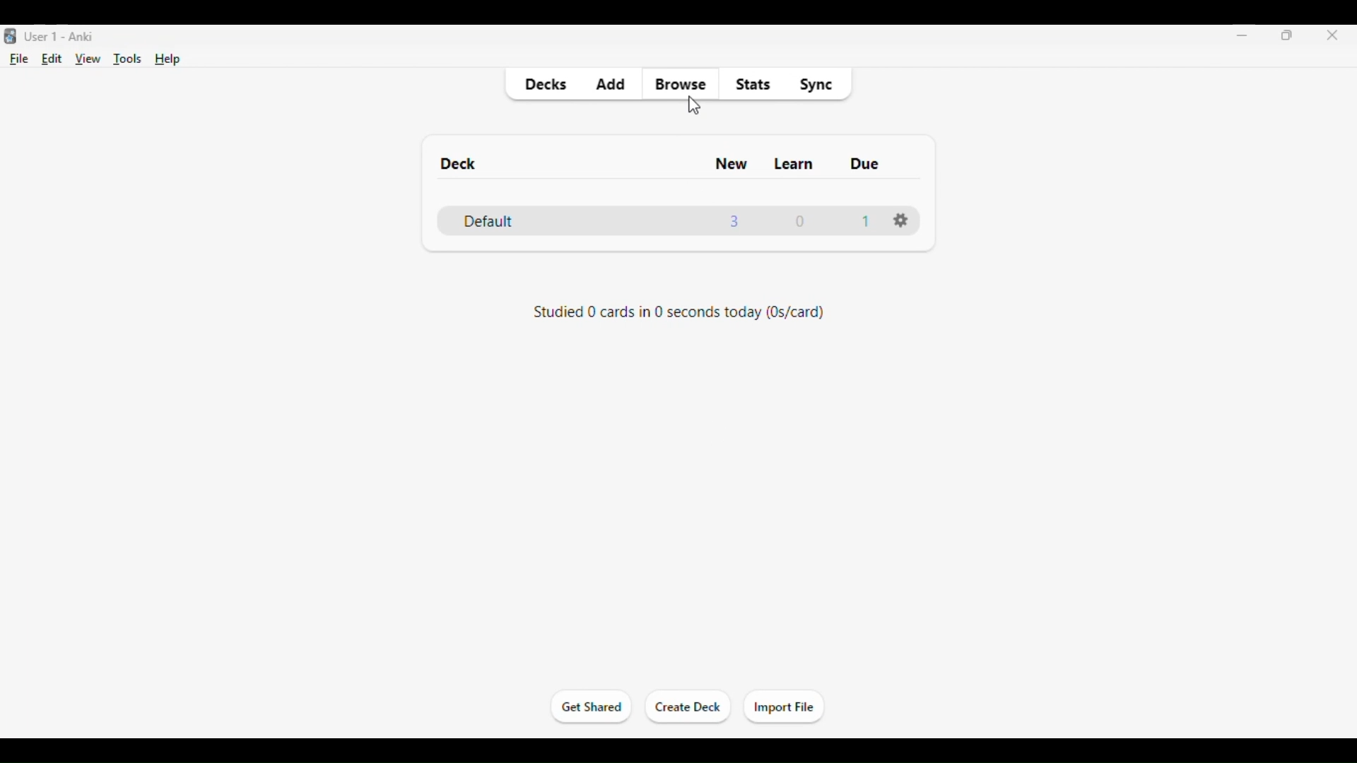 The height and width of the screenshot is (763, 1357). What do you see at coordinates (20, 59) in the screenshot?
I see `file` at bounding box center [20, 59].